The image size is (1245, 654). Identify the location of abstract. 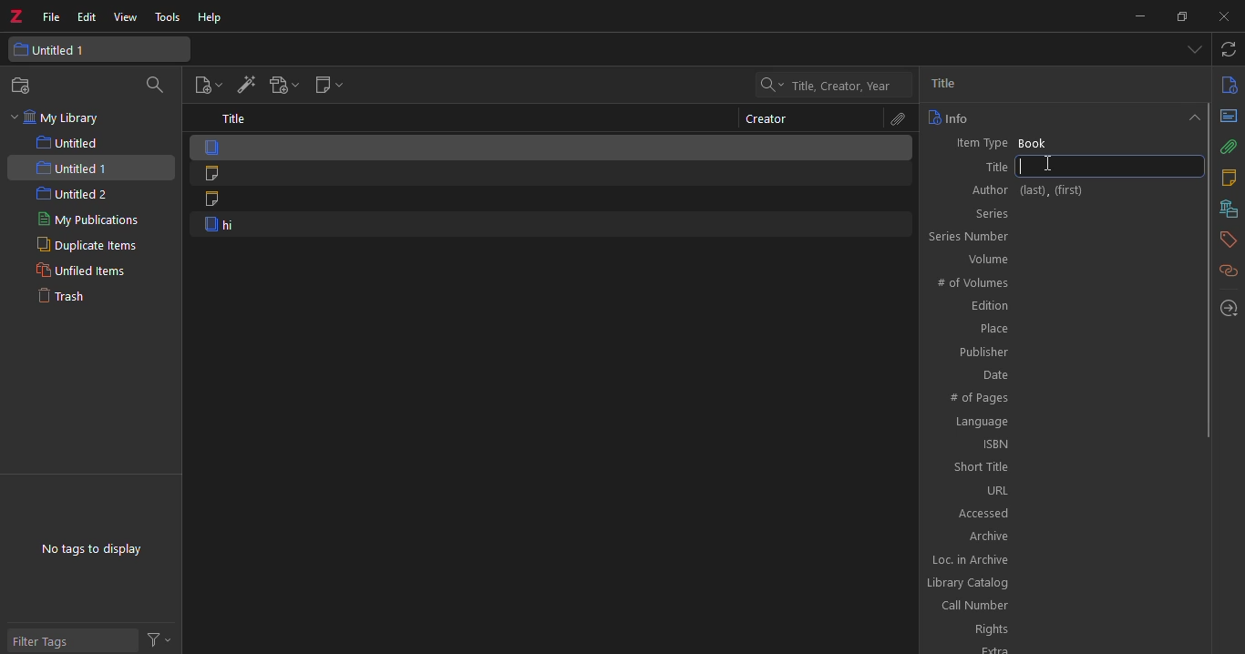
(1229, 116).